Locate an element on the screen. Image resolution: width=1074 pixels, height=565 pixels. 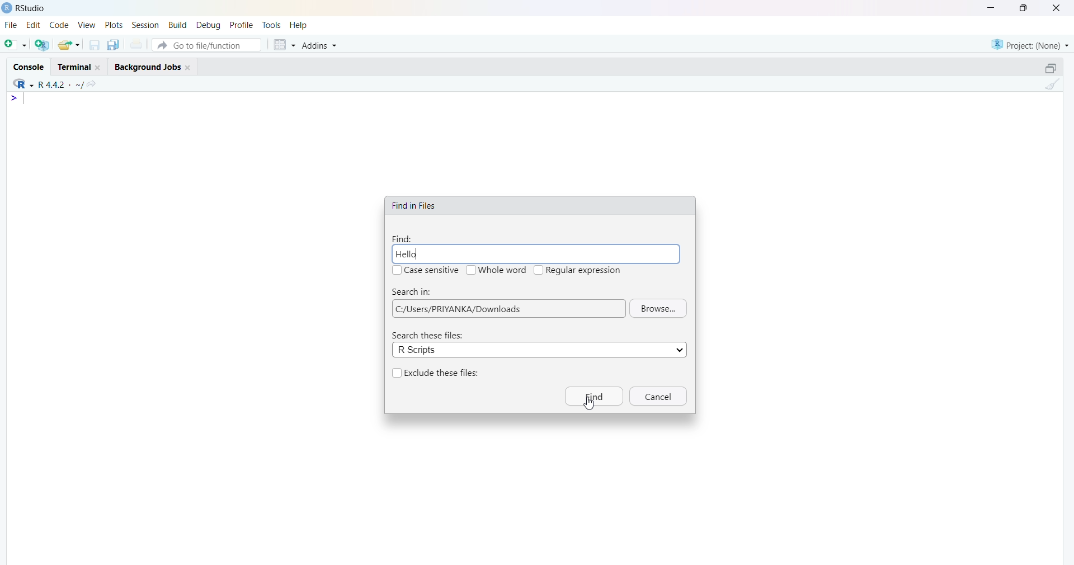
checkbox is located at coordinates (397, 270).